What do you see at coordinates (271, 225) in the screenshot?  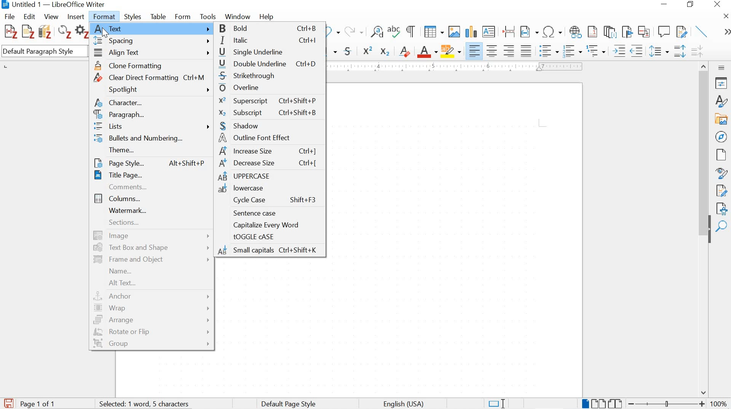 I see `capitalize every word` at bounding box center [271, 225].